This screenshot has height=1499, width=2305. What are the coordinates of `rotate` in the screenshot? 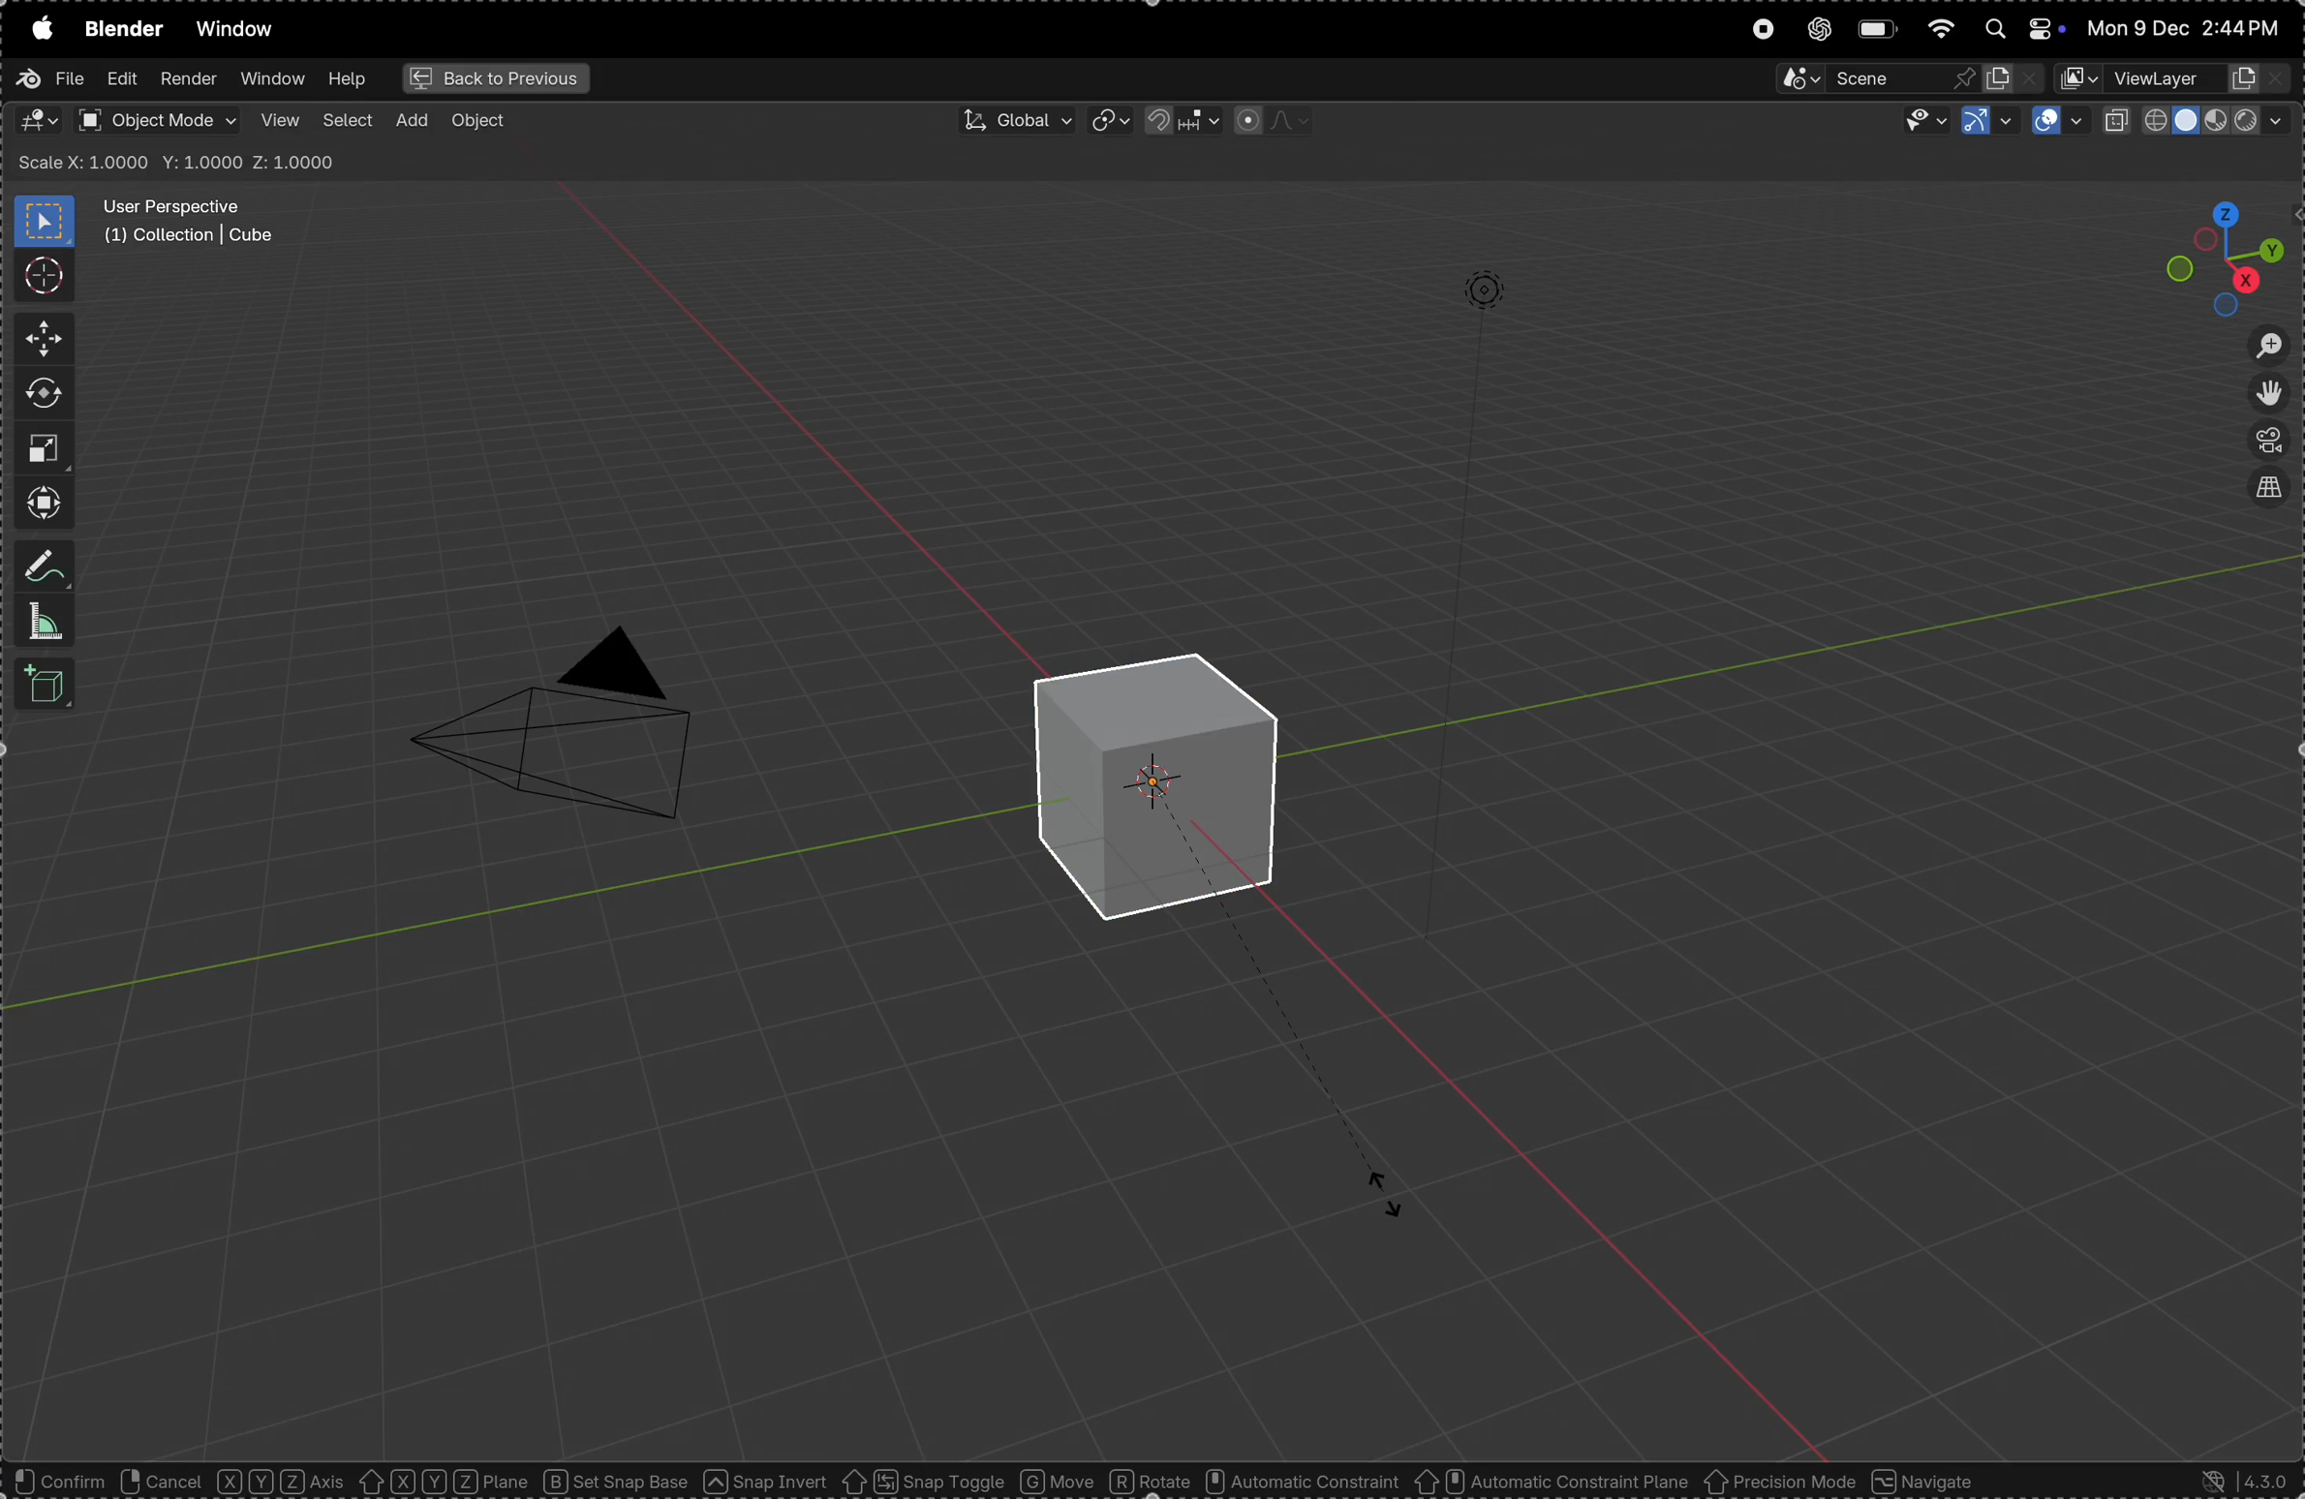 It's located at (40, 392).